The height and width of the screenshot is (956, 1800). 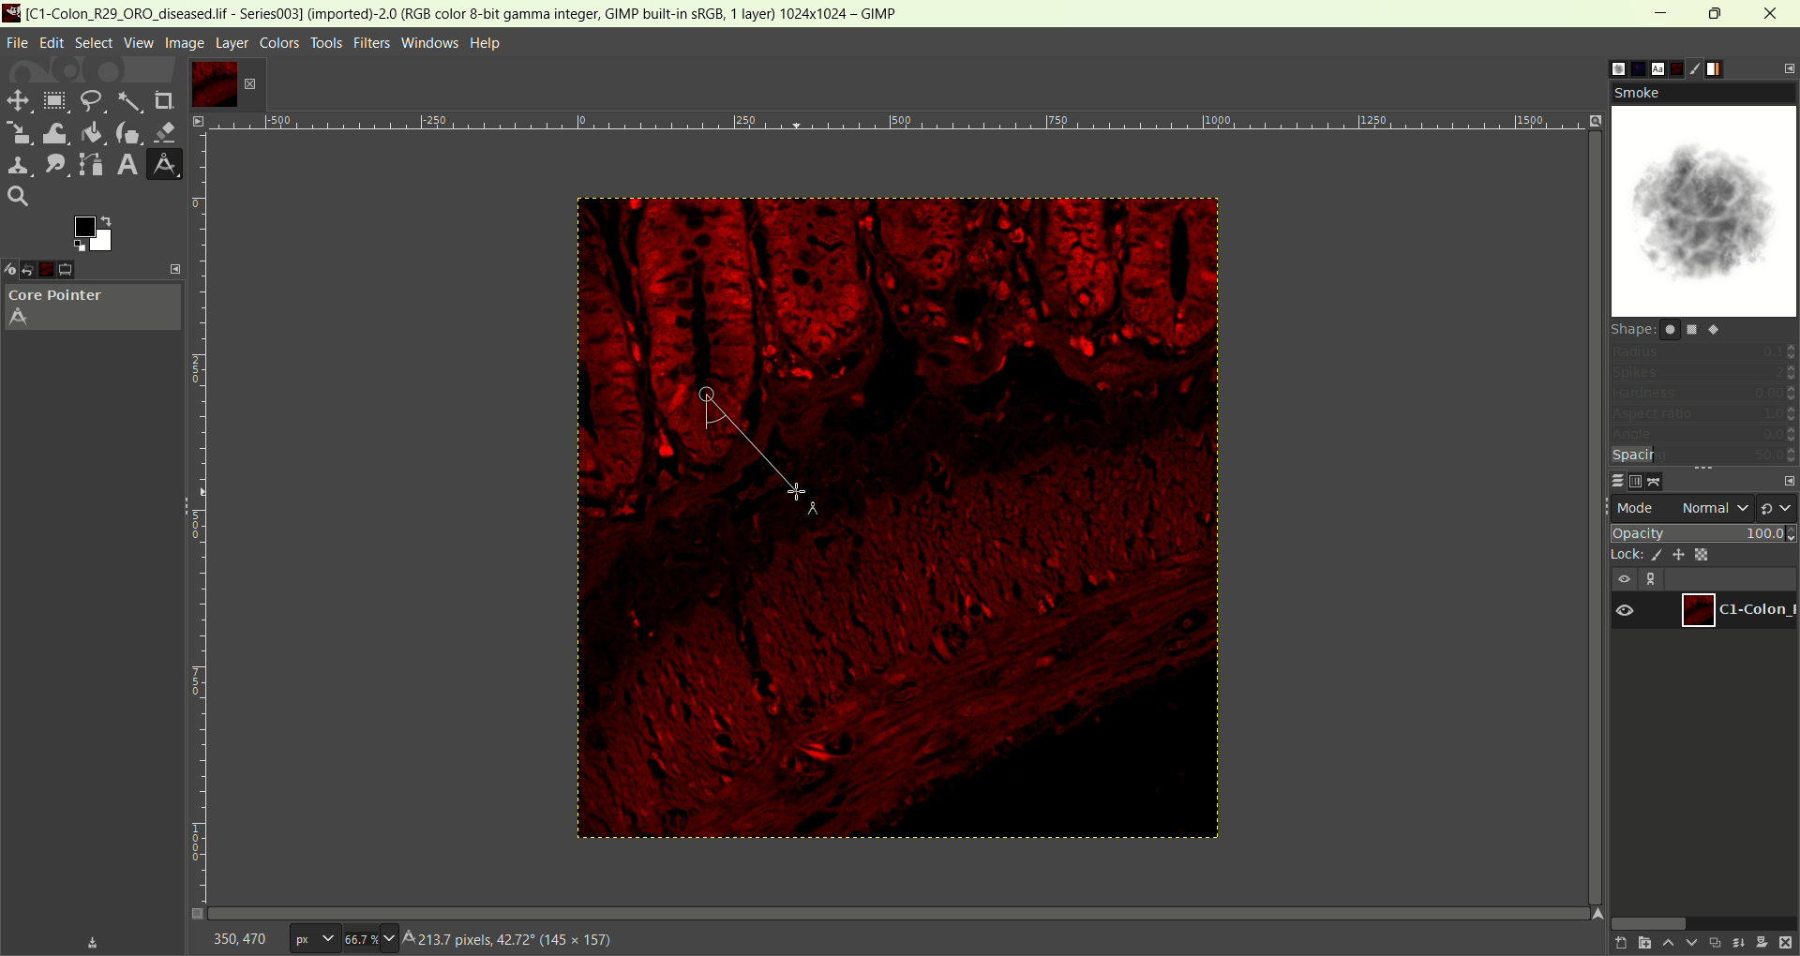 What do you see at coordinates (93, 309) in the screenshot?
I see `core pointer` at bounding box center [93, 309].